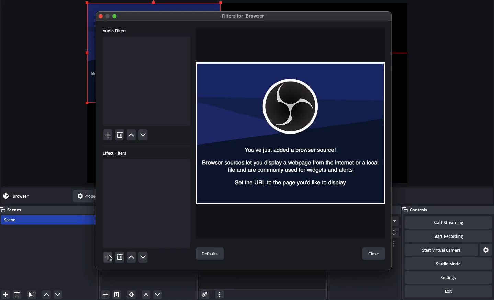  Describe the element at coordinates (46, 294) in the screenshot. I see `up` at that location.